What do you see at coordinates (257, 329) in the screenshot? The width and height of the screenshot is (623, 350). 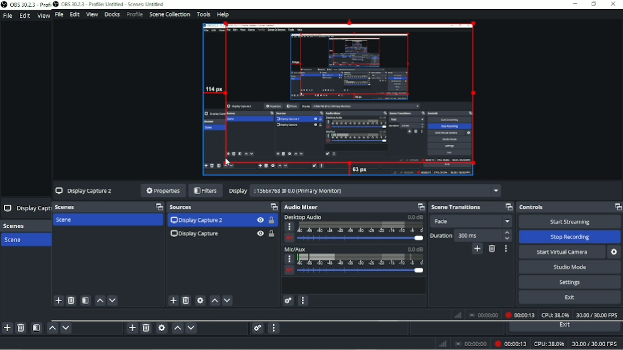 I see `Advanced audio properties` at bounding box center [257, 329].